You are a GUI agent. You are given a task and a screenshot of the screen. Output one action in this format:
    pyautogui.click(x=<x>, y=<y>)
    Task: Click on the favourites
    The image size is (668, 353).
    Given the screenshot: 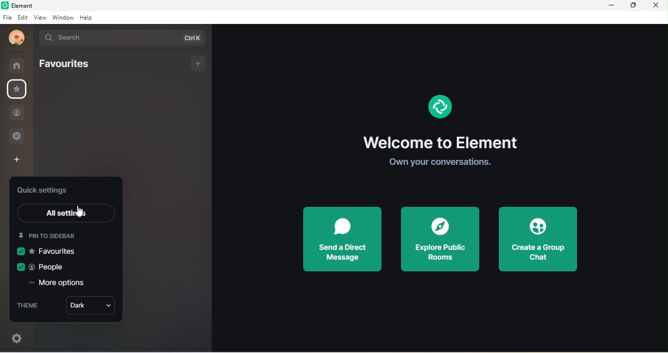 What is the action you would take?
    pyautogui.click(x=50, y=252)
    